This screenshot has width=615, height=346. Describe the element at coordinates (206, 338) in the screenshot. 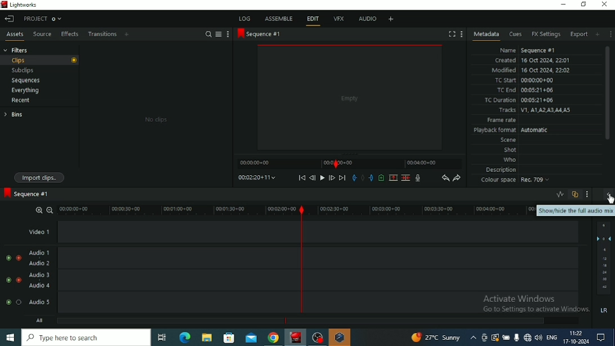

I see `File Explorer` at that location.